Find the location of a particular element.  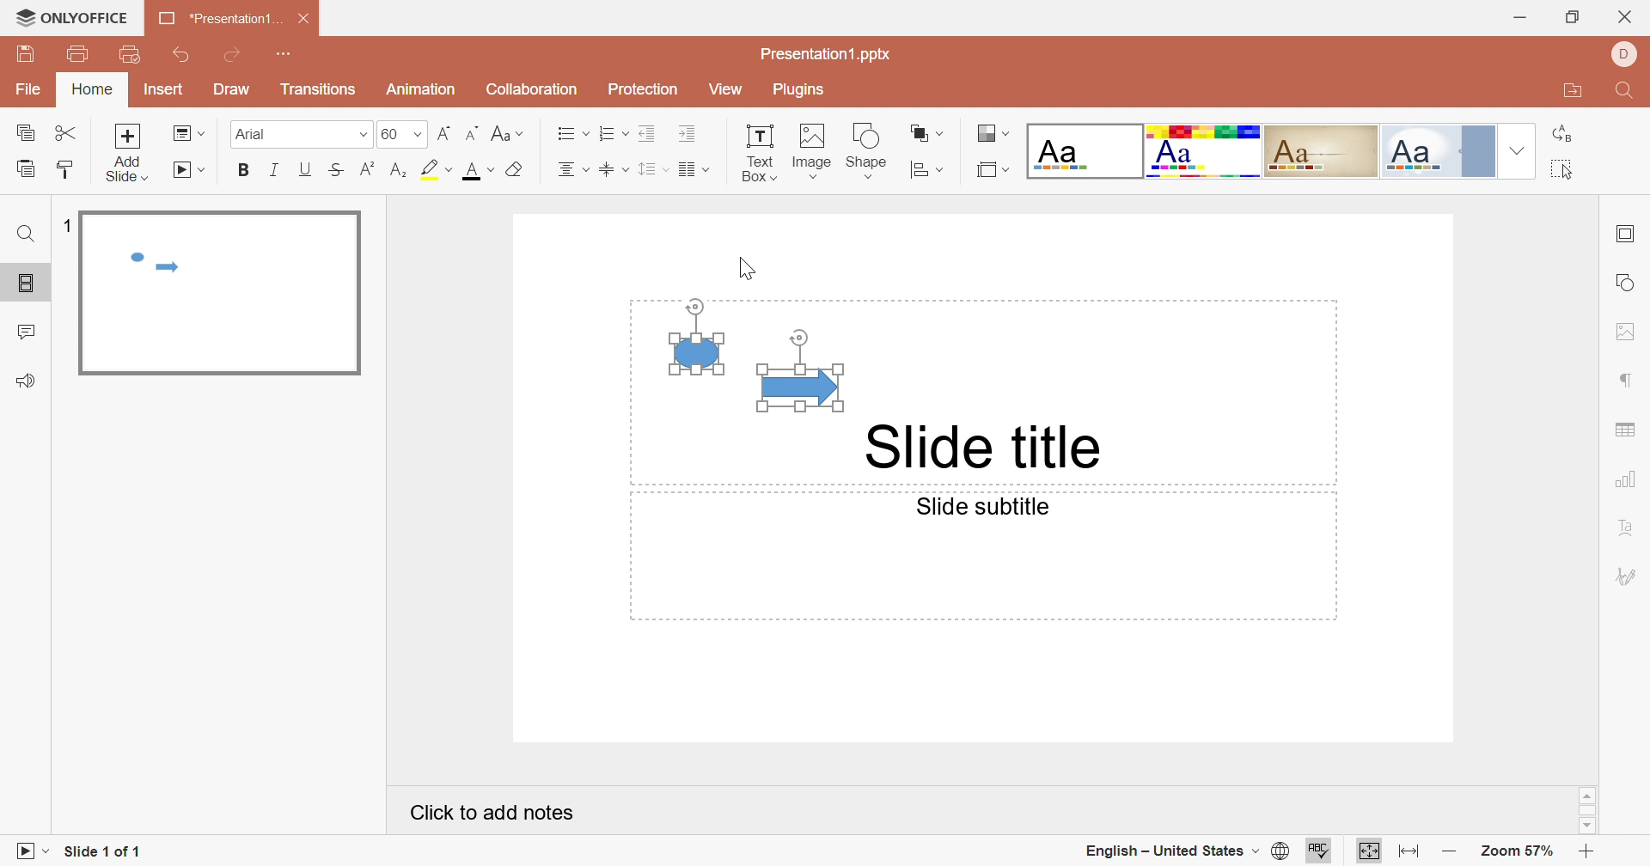

View is located at coordinates (728, 88).